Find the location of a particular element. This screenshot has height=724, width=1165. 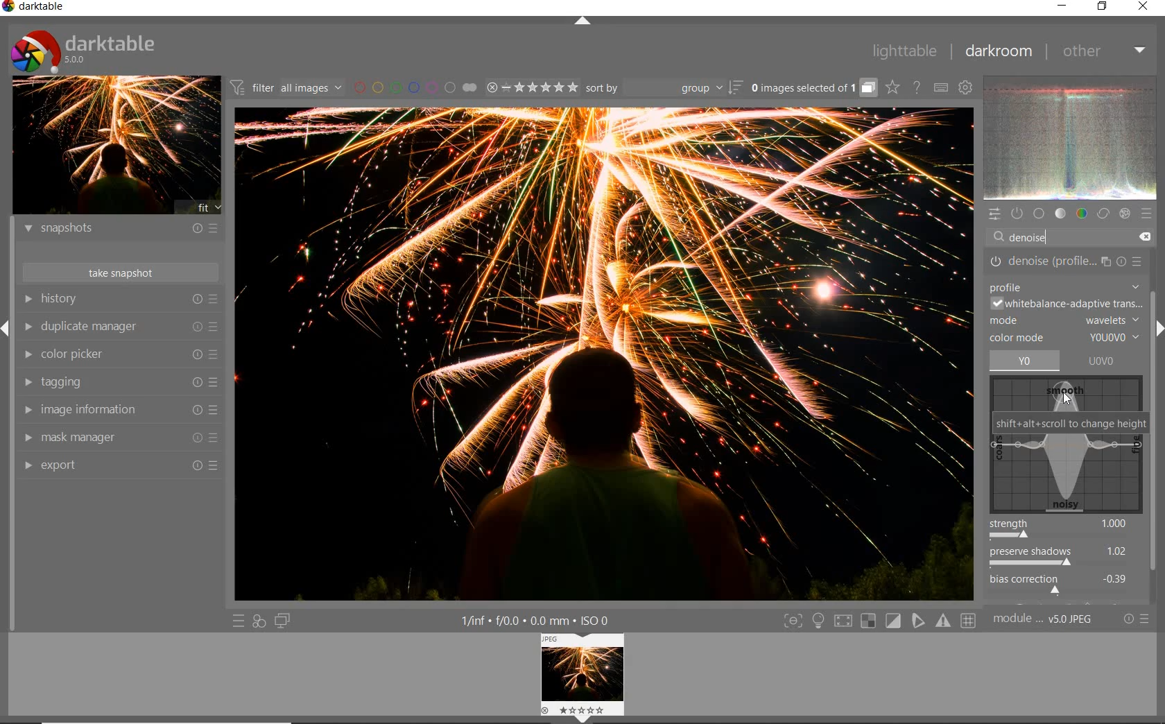

WHITEBALANCE-ADAPTIVE TRANSITION is located at coordinates (1065, 304).